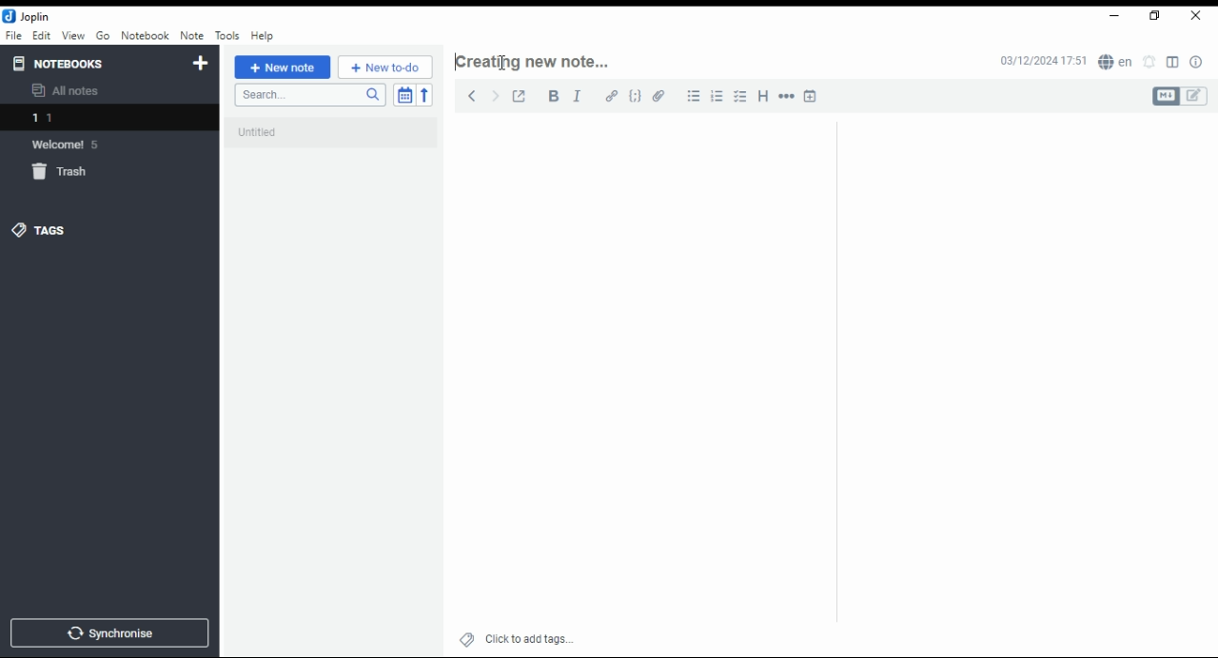 This screenshot has width=1218, height=658. Describe the element at coordinates (52, 230) in the screenshot. I see `tags` at that location.